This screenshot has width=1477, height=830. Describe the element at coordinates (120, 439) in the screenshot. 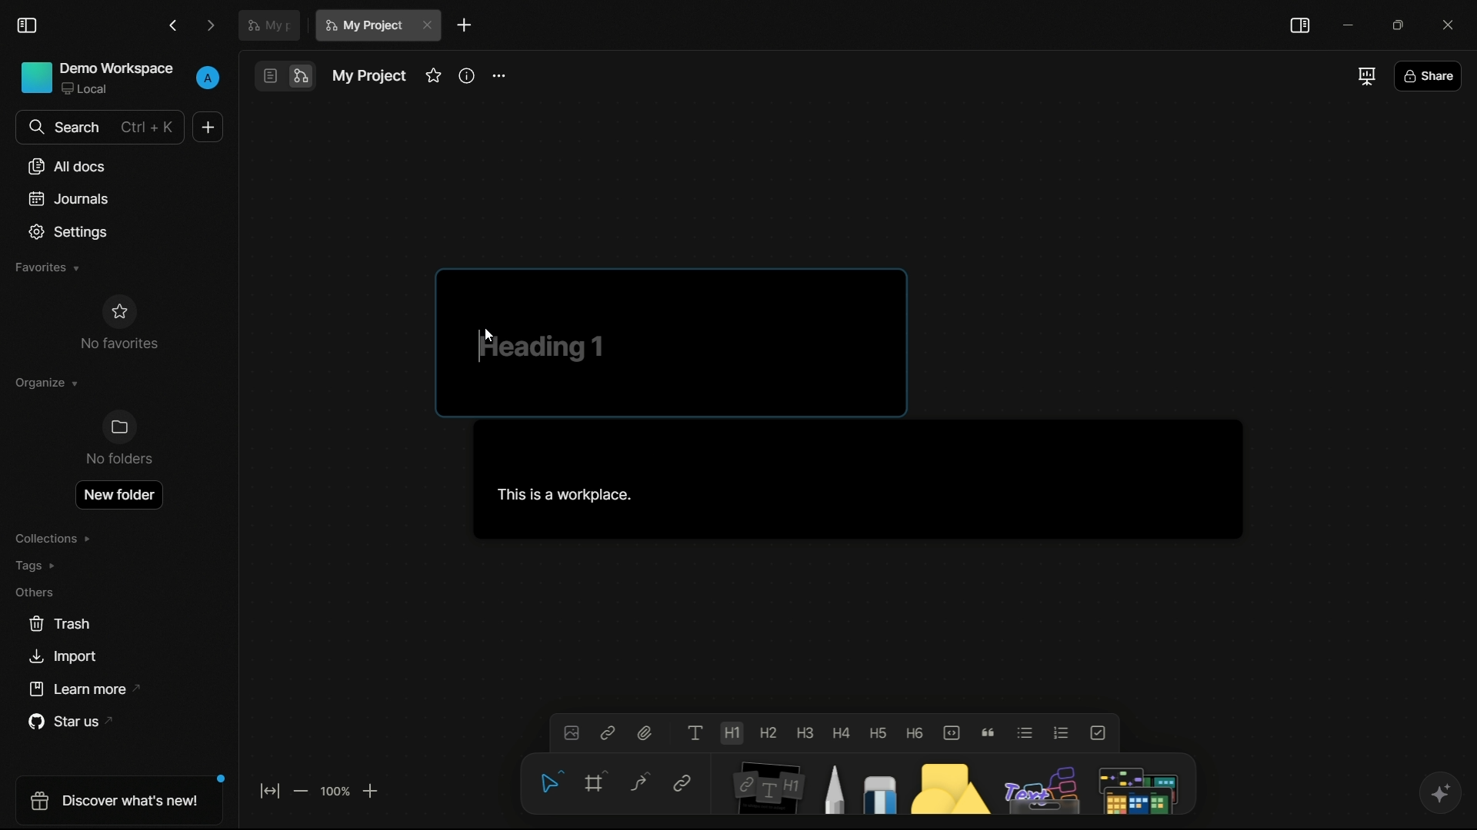

I see `no folders` at that location.